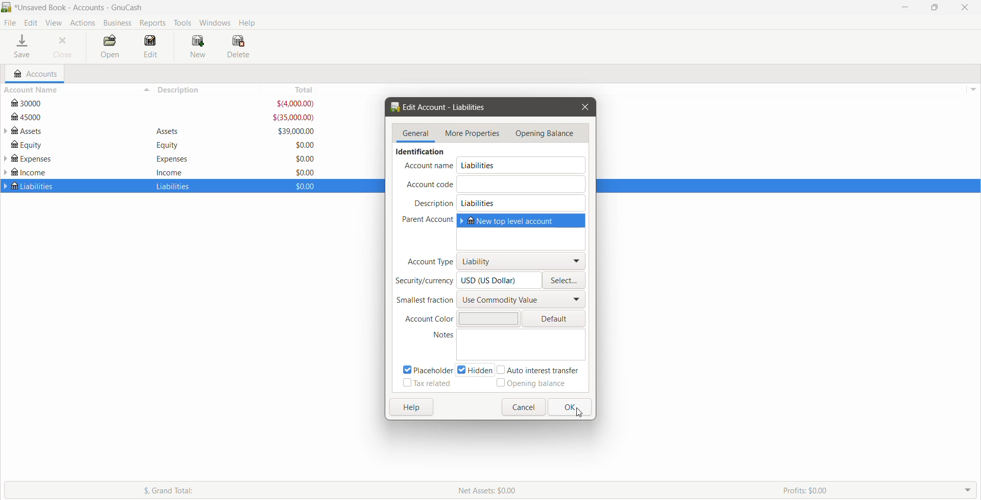 This screenshot has height=500, width=981. Describe the element at coordinates (249, 22) in the screenshot. I see `Help` at that location.